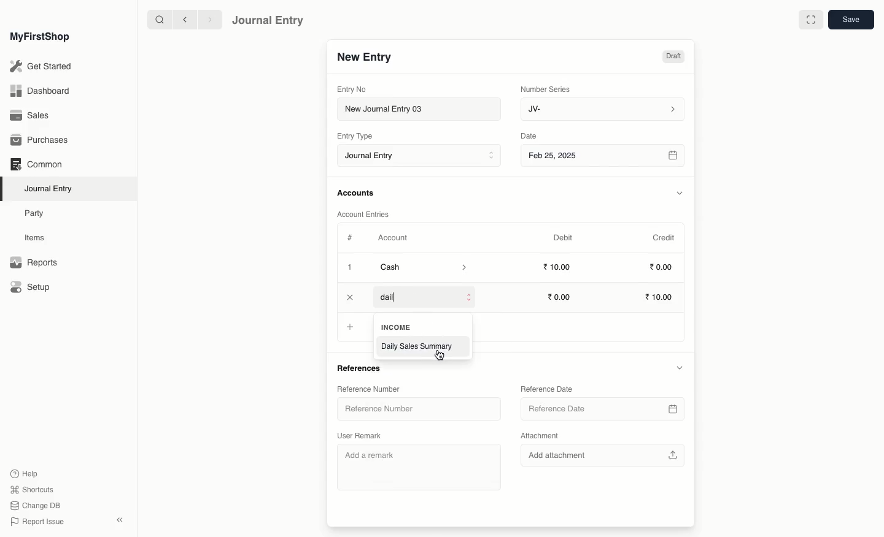  Describe the element at coordinates (351, 268) in the screenshot. I see `1` at that location.